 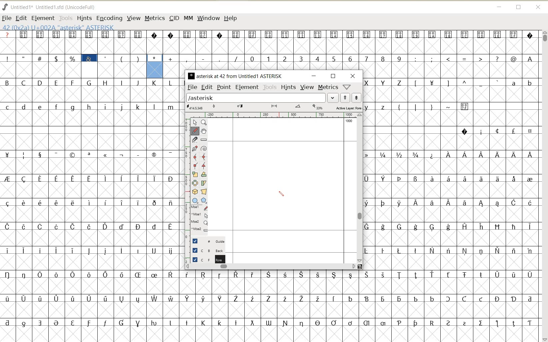 What do you see at coordinates (84, 18) in the screenshot?
I see `HINTS` at bounding box center [84, 18].